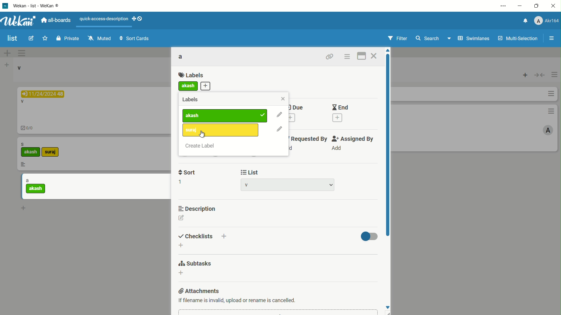  Describe the element at coordinates (302, 107) in the screenshot. I see `Due` at that location.